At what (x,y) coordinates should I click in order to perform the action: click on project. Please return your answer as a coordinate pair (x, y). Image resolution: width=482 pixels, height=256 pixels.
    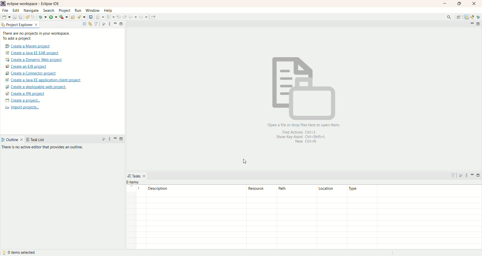
    Looking at the image, I should click on (65, 11).